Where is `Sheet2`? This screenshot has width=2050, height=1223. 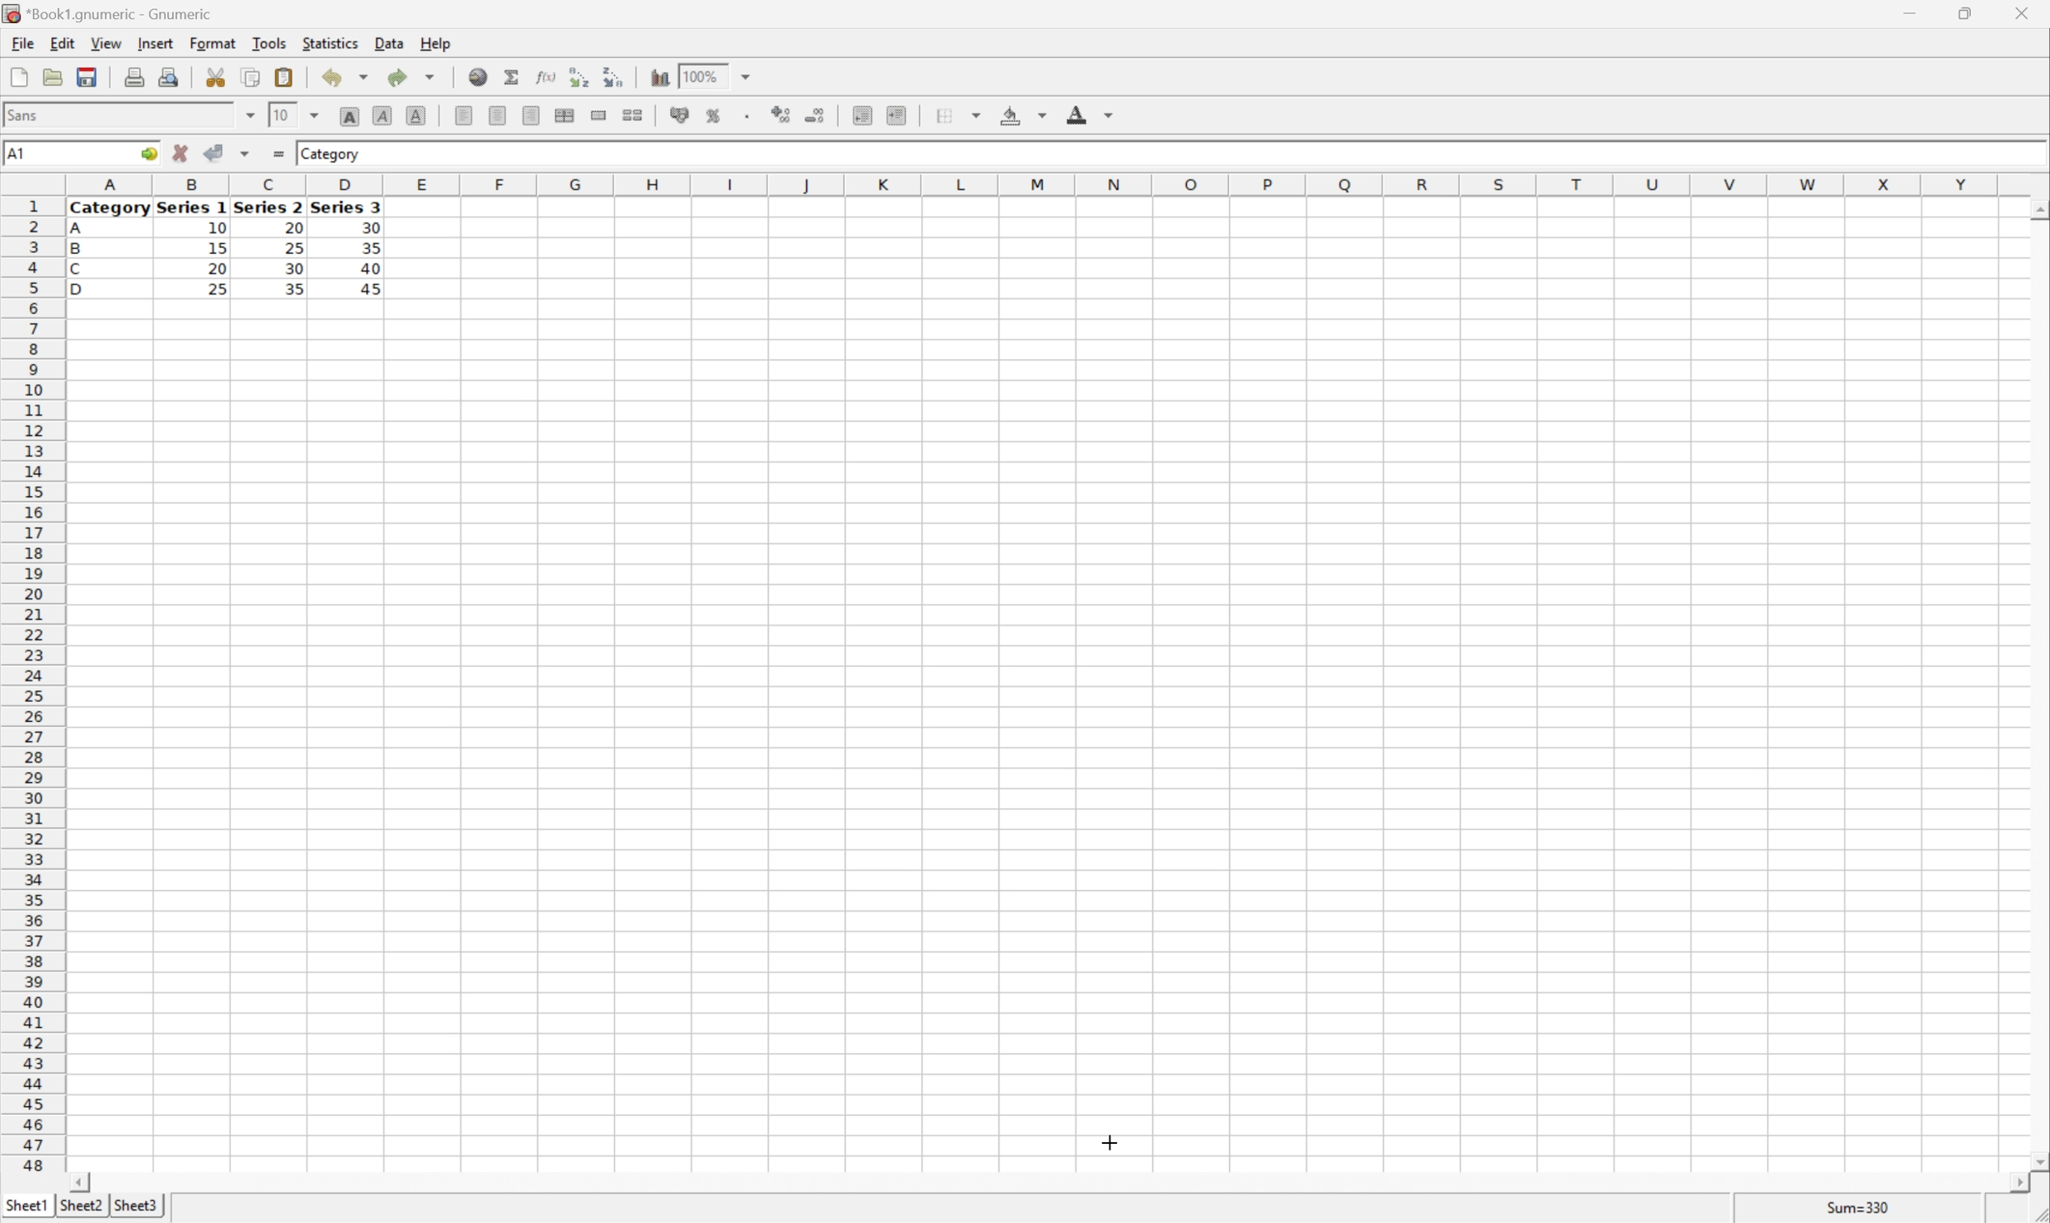 Sheet2 is located at coordinates (81, 1206).